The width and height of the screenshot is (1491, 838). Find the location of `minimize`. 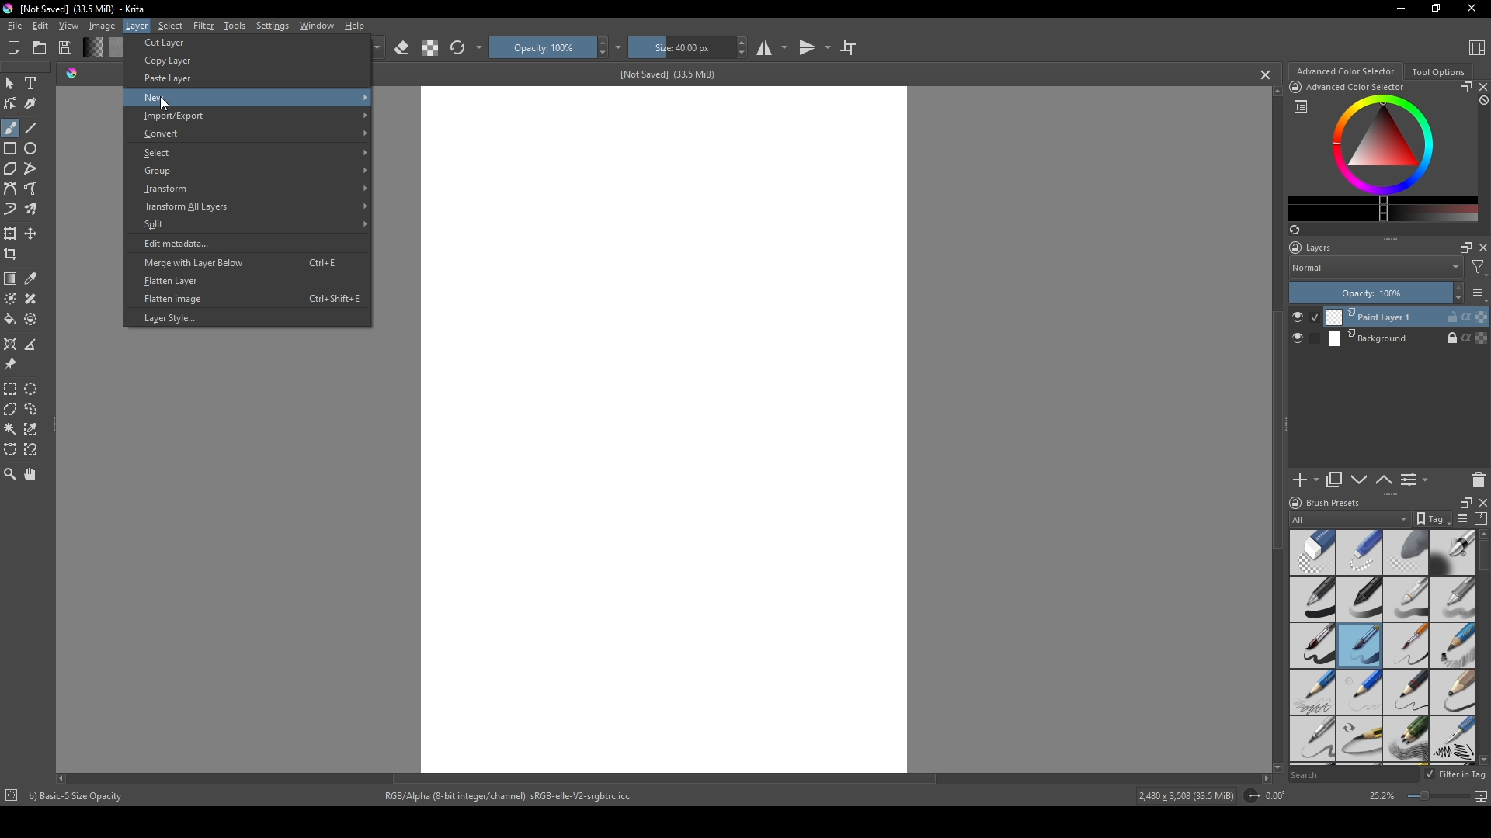

minimize is located at coordinates (1402, 8).